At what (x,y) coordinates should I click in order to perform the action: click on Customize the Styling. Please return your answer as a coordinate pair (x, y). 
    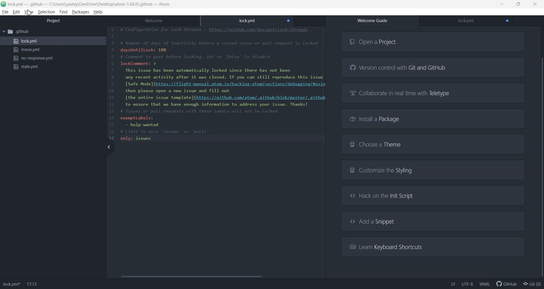
    Looking at the image, I should click on (433, 171).